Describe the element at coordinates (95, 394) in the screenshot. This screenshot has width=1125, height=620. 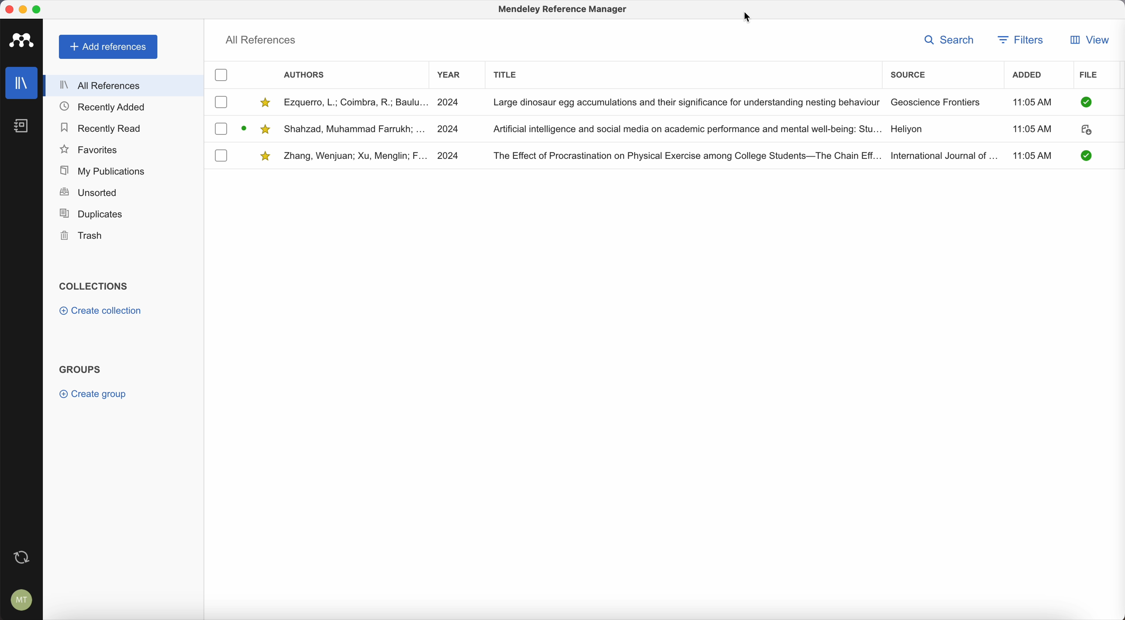
I see `create group` at that location.